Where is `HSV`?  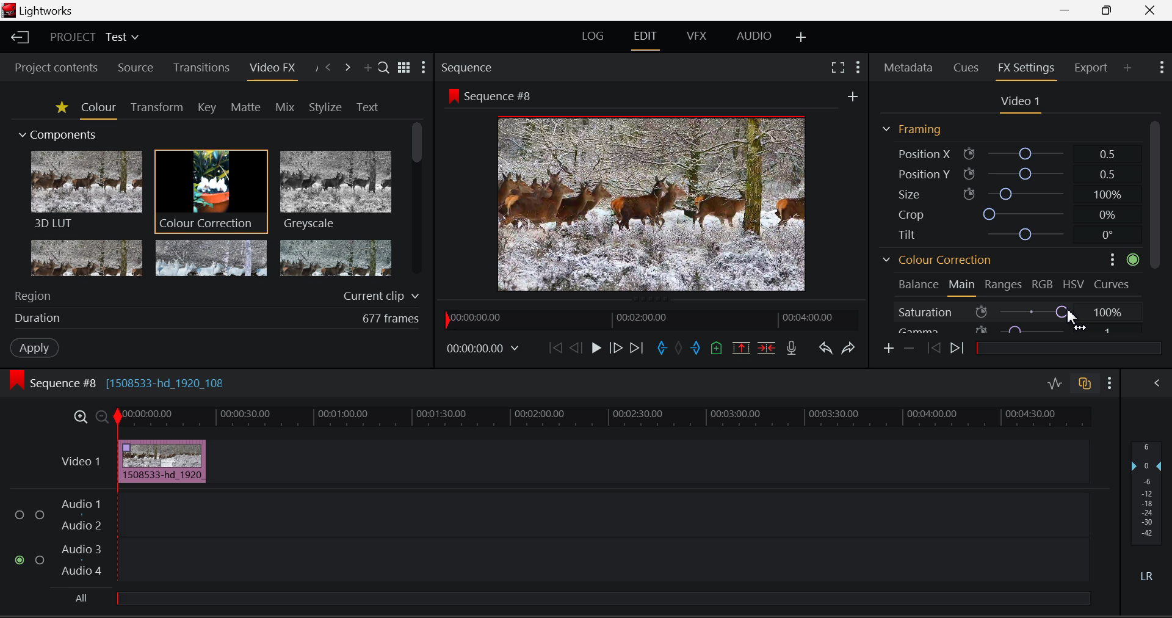
HSV is located at coordinates (1076, 284).